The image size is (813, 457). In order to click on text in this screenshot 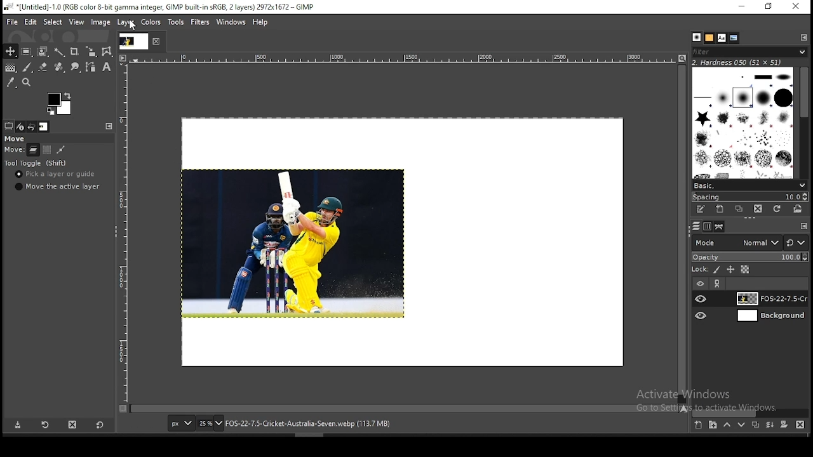, I will do `click(738, 62)`.